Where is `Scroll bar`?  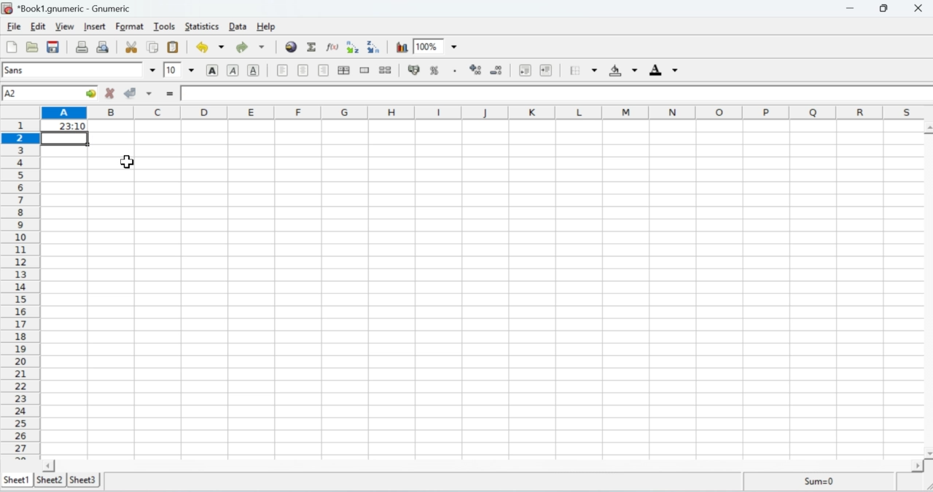 Scroll bar is located at coordinates (924, 289).